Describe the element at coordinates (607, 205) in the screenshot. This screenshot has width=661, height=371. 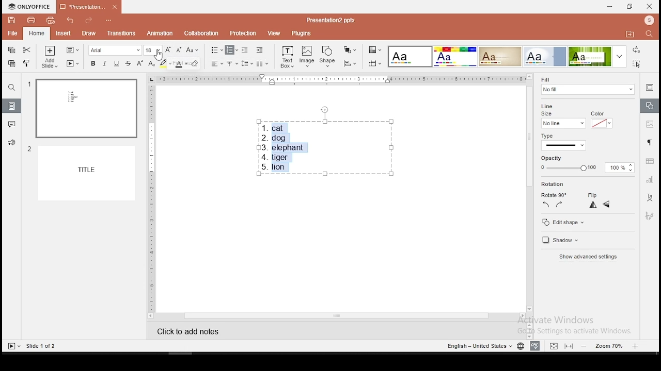
I see `horizontal` at that location.